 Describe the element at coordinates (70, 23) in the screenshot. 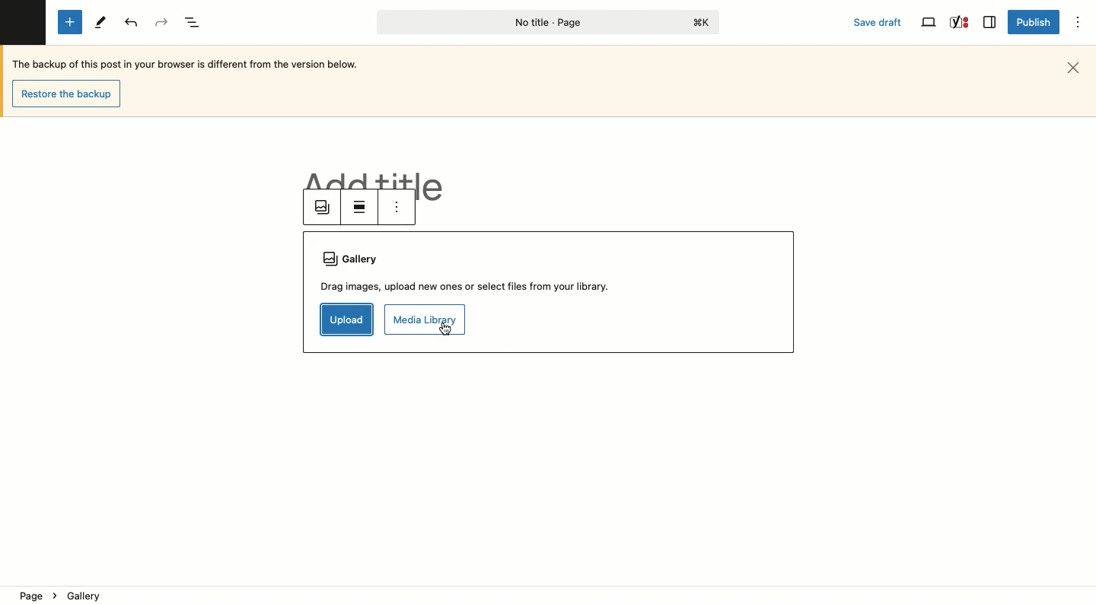

I see `Add new block` at that location.